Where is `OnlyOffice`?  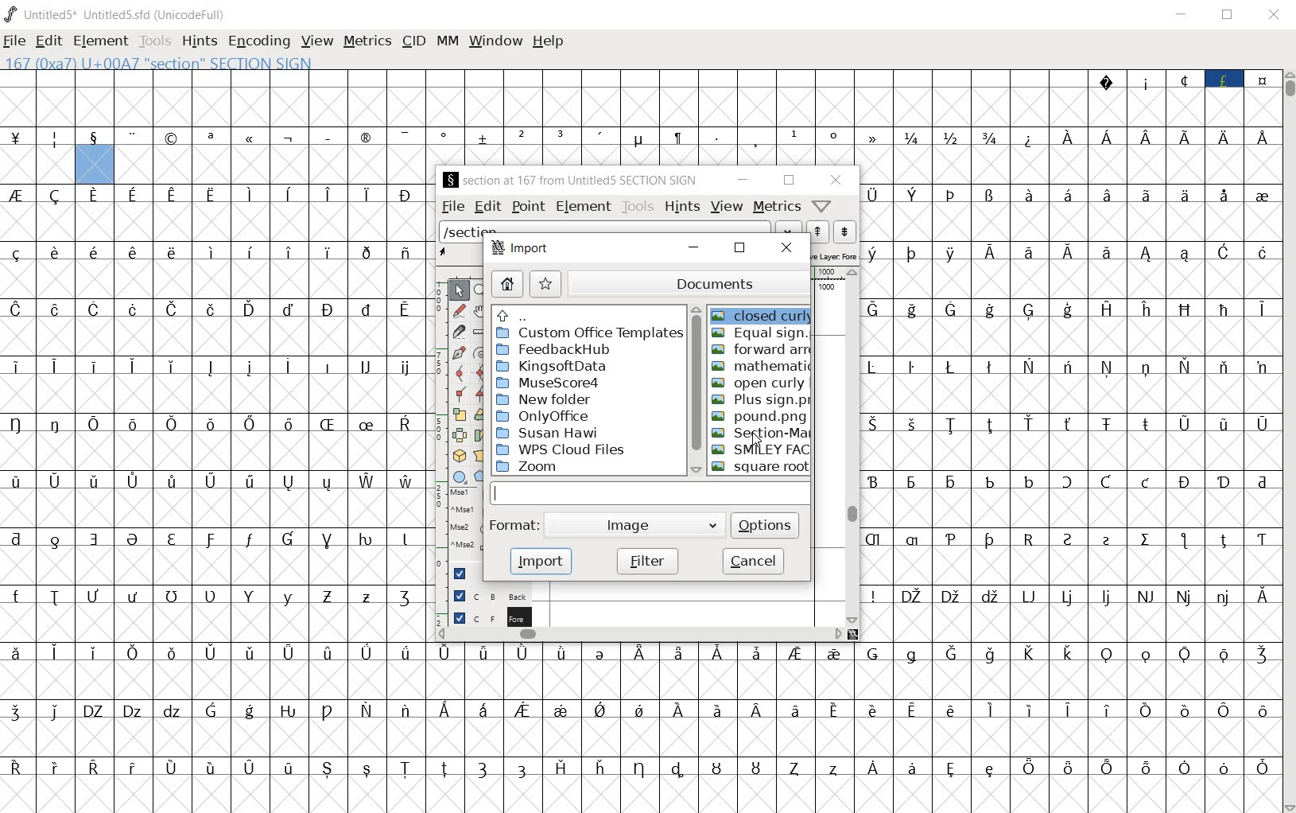 OnlyOffice is located at coordinates (545, 416).